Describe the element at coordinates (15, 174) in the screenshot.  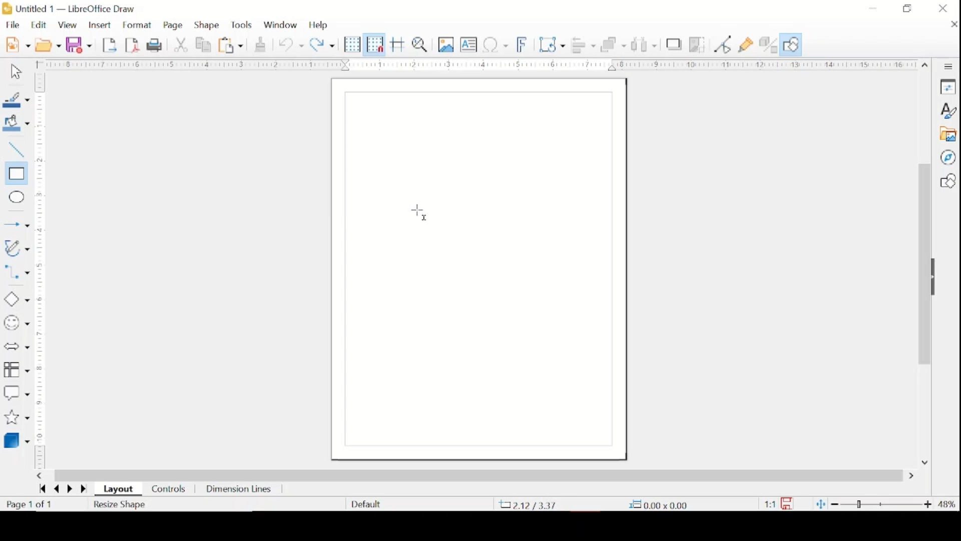
I see `insert rectangle` at that location.